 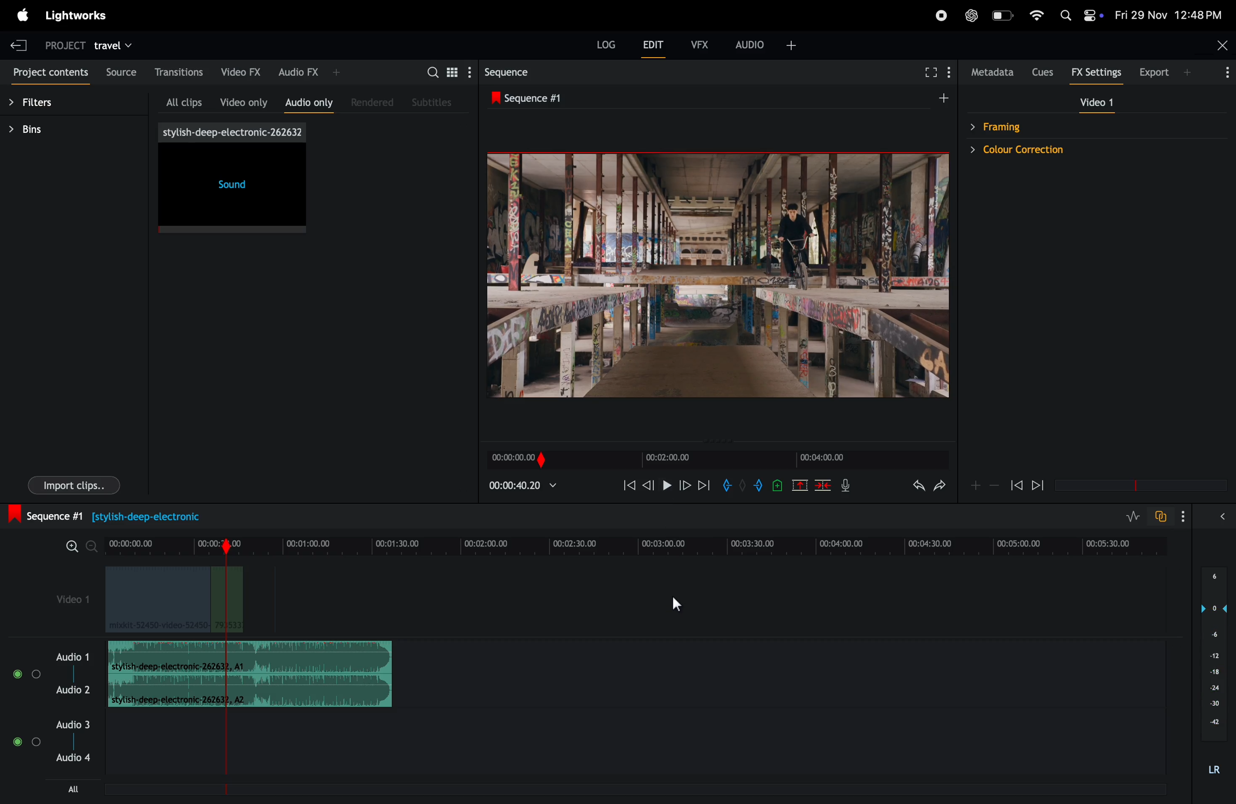 What do you see at coordinates (936, 98) in the screenshot?
I see `add` at bounding box center [936, 98].